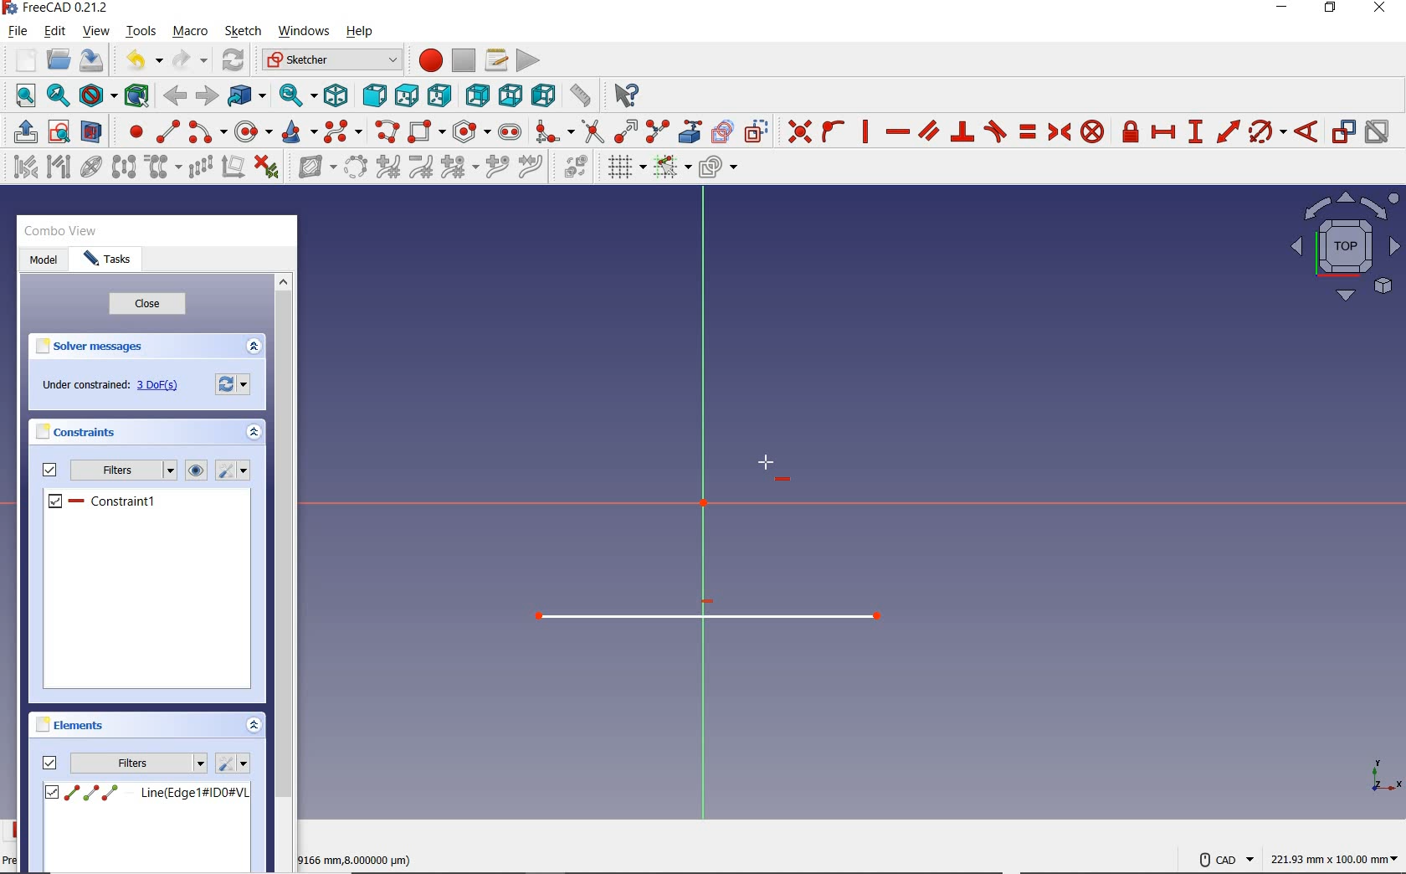 This screenshot has height=874, width=1406. I want to click on STOP MACRO RECORDING, so click(464, 59).